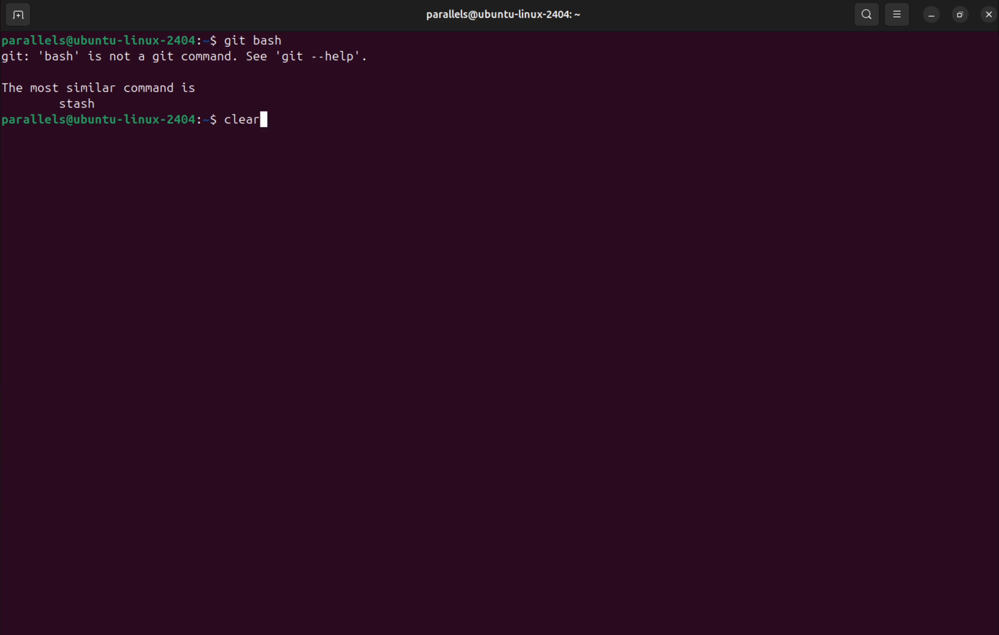 The height and width of the screenshot is (635, 999). What do you see at coordinates (989, 15) in the screenshot?
I see `close` at bounding box center [989, 15].